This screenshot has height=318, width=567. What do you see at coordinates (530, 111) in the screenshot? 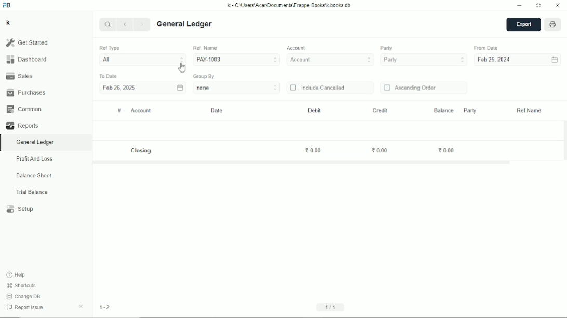
I see `Ref name` at bounding box center [530, 111].